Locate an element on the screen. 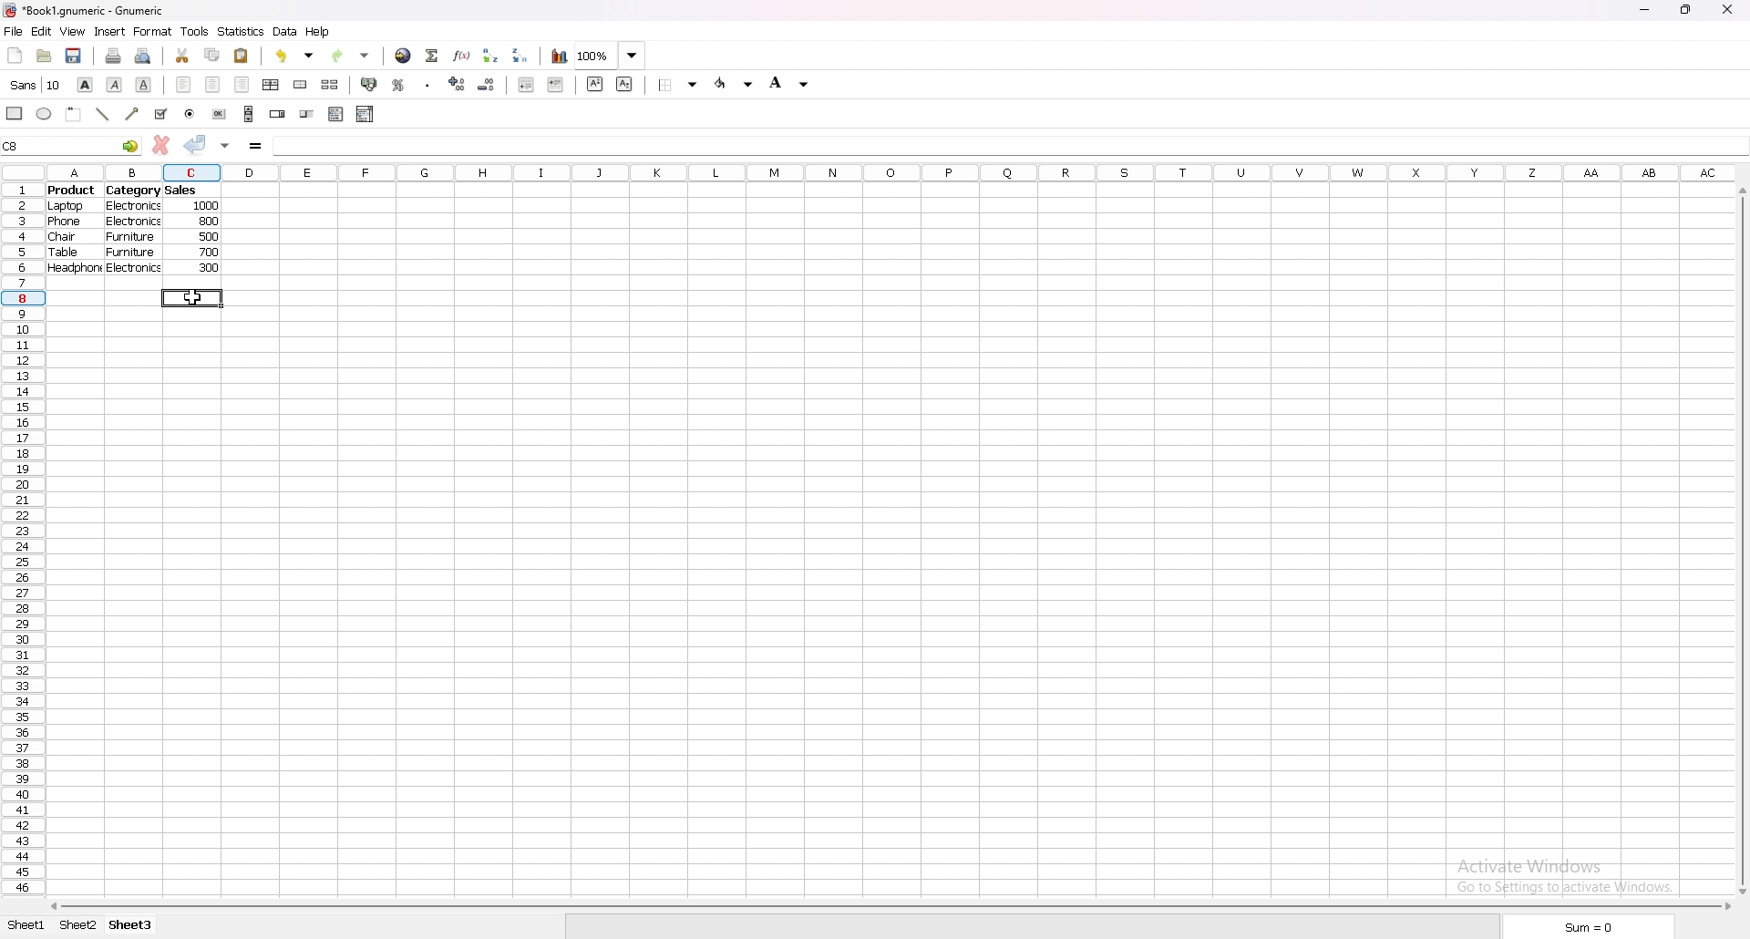  tickbox is located at coordinates (161, 114).